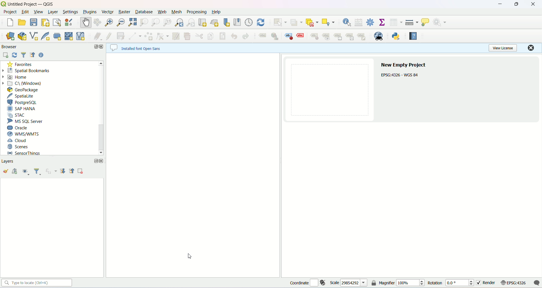  Describe the element at coordinates (37, 284) in the screenshot. I see `type to locate` at that location.